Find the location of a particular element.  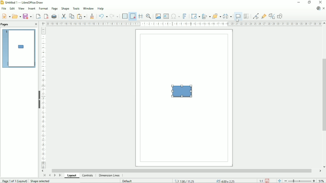

Insert image is located at coordinates (158, 16).